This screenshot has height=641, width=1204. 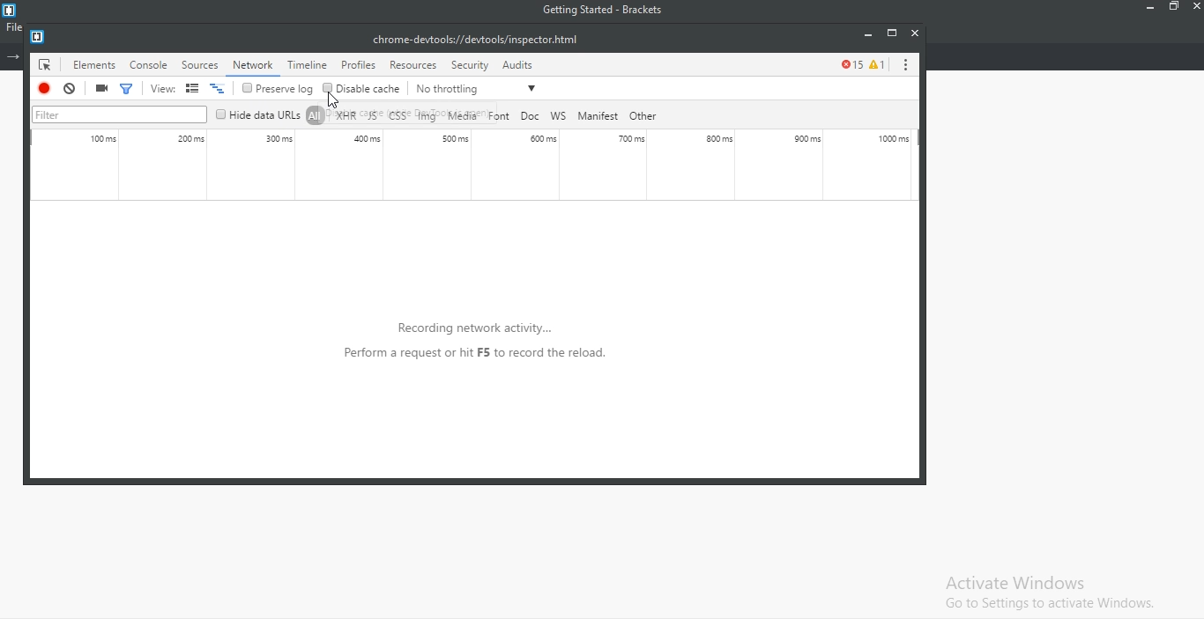 I want to click on no throttling, so click(x=478, y=87).